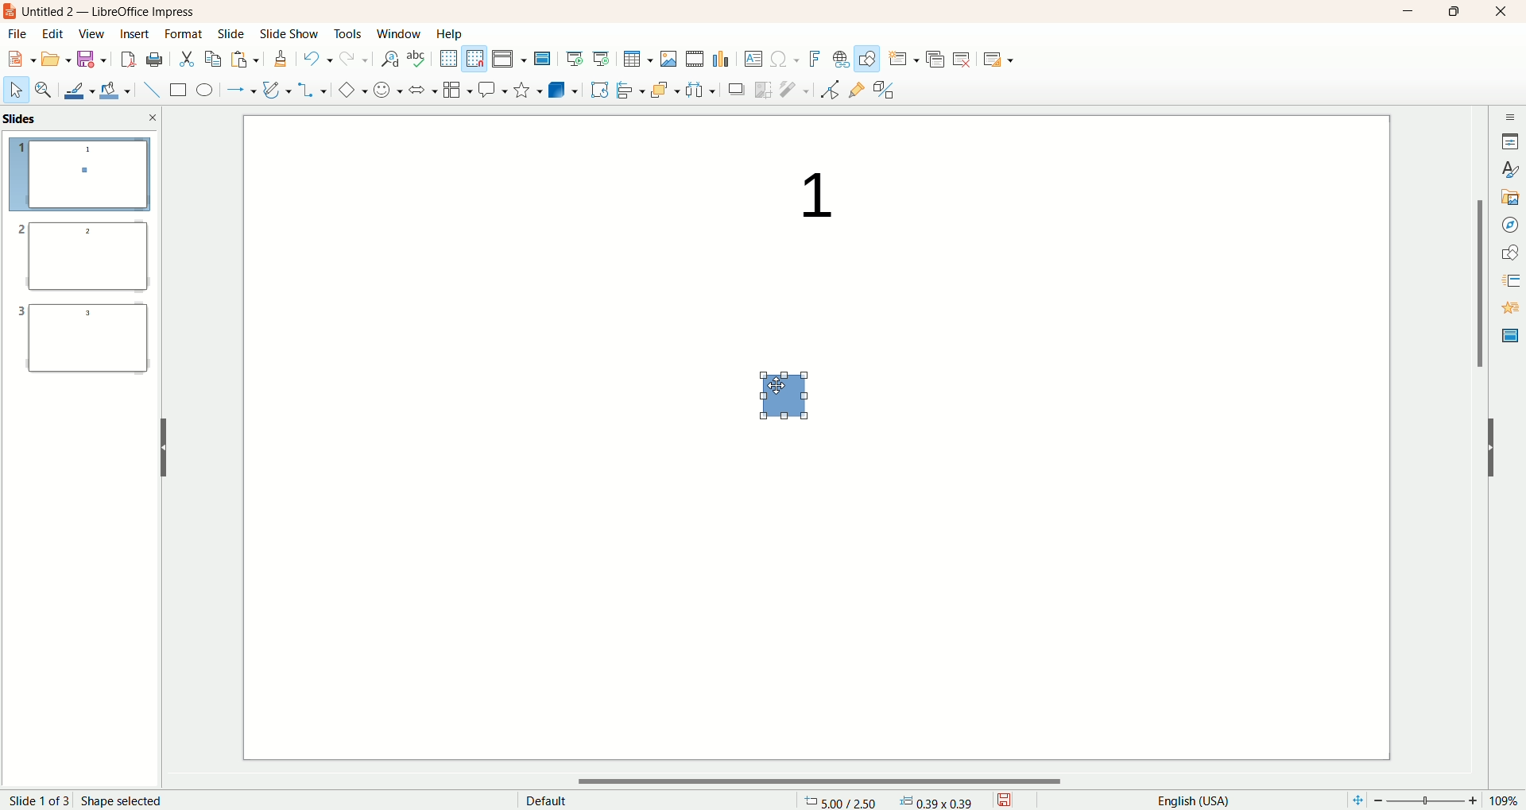  Describe the element at coordinates (856, 91) in the screenshot. I see `gluepoint function` at that location.